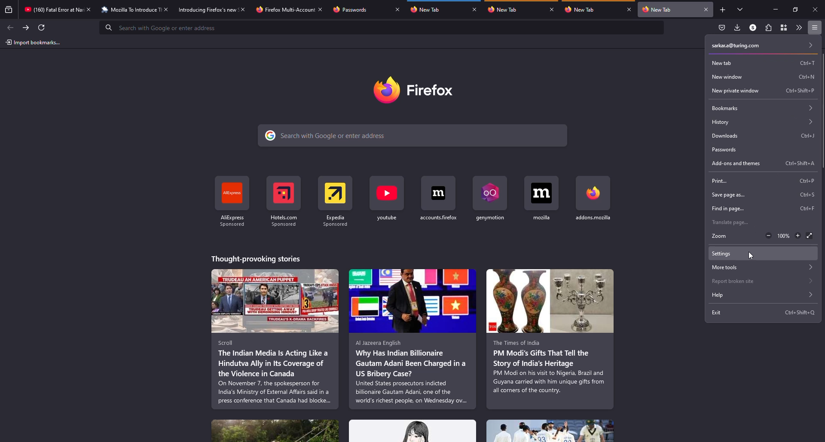 The image size is (825, 442). I want to click on close, so click(89, 9).